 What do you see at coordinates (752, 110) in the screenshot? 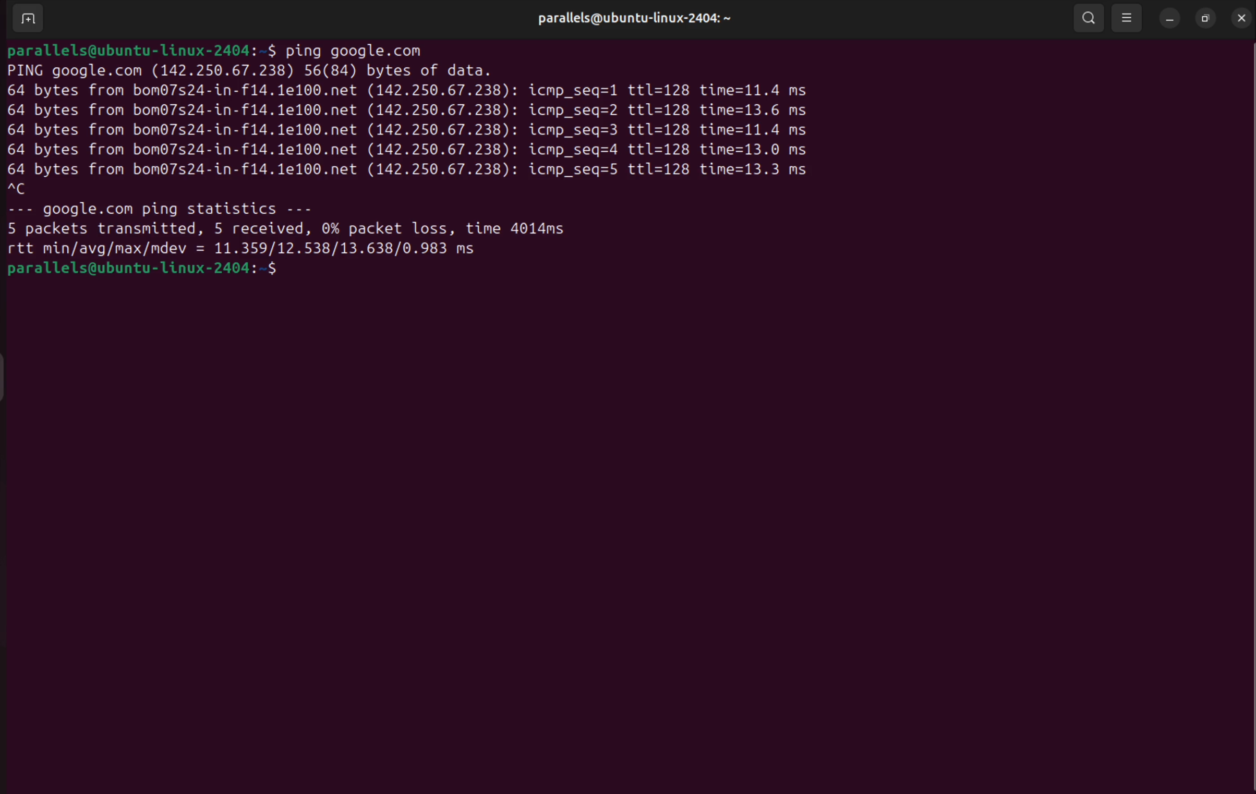
I see `time 1.4 ms` at bounding box center [752, 110].